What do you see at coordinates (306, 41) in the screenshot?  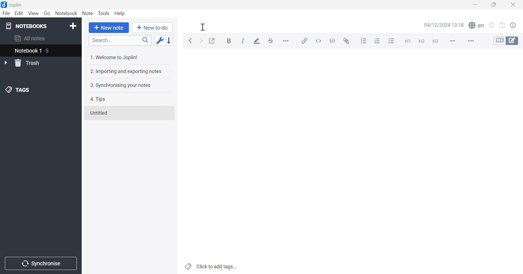 I see `Insert / edit link` at bounding box center [306, 41].